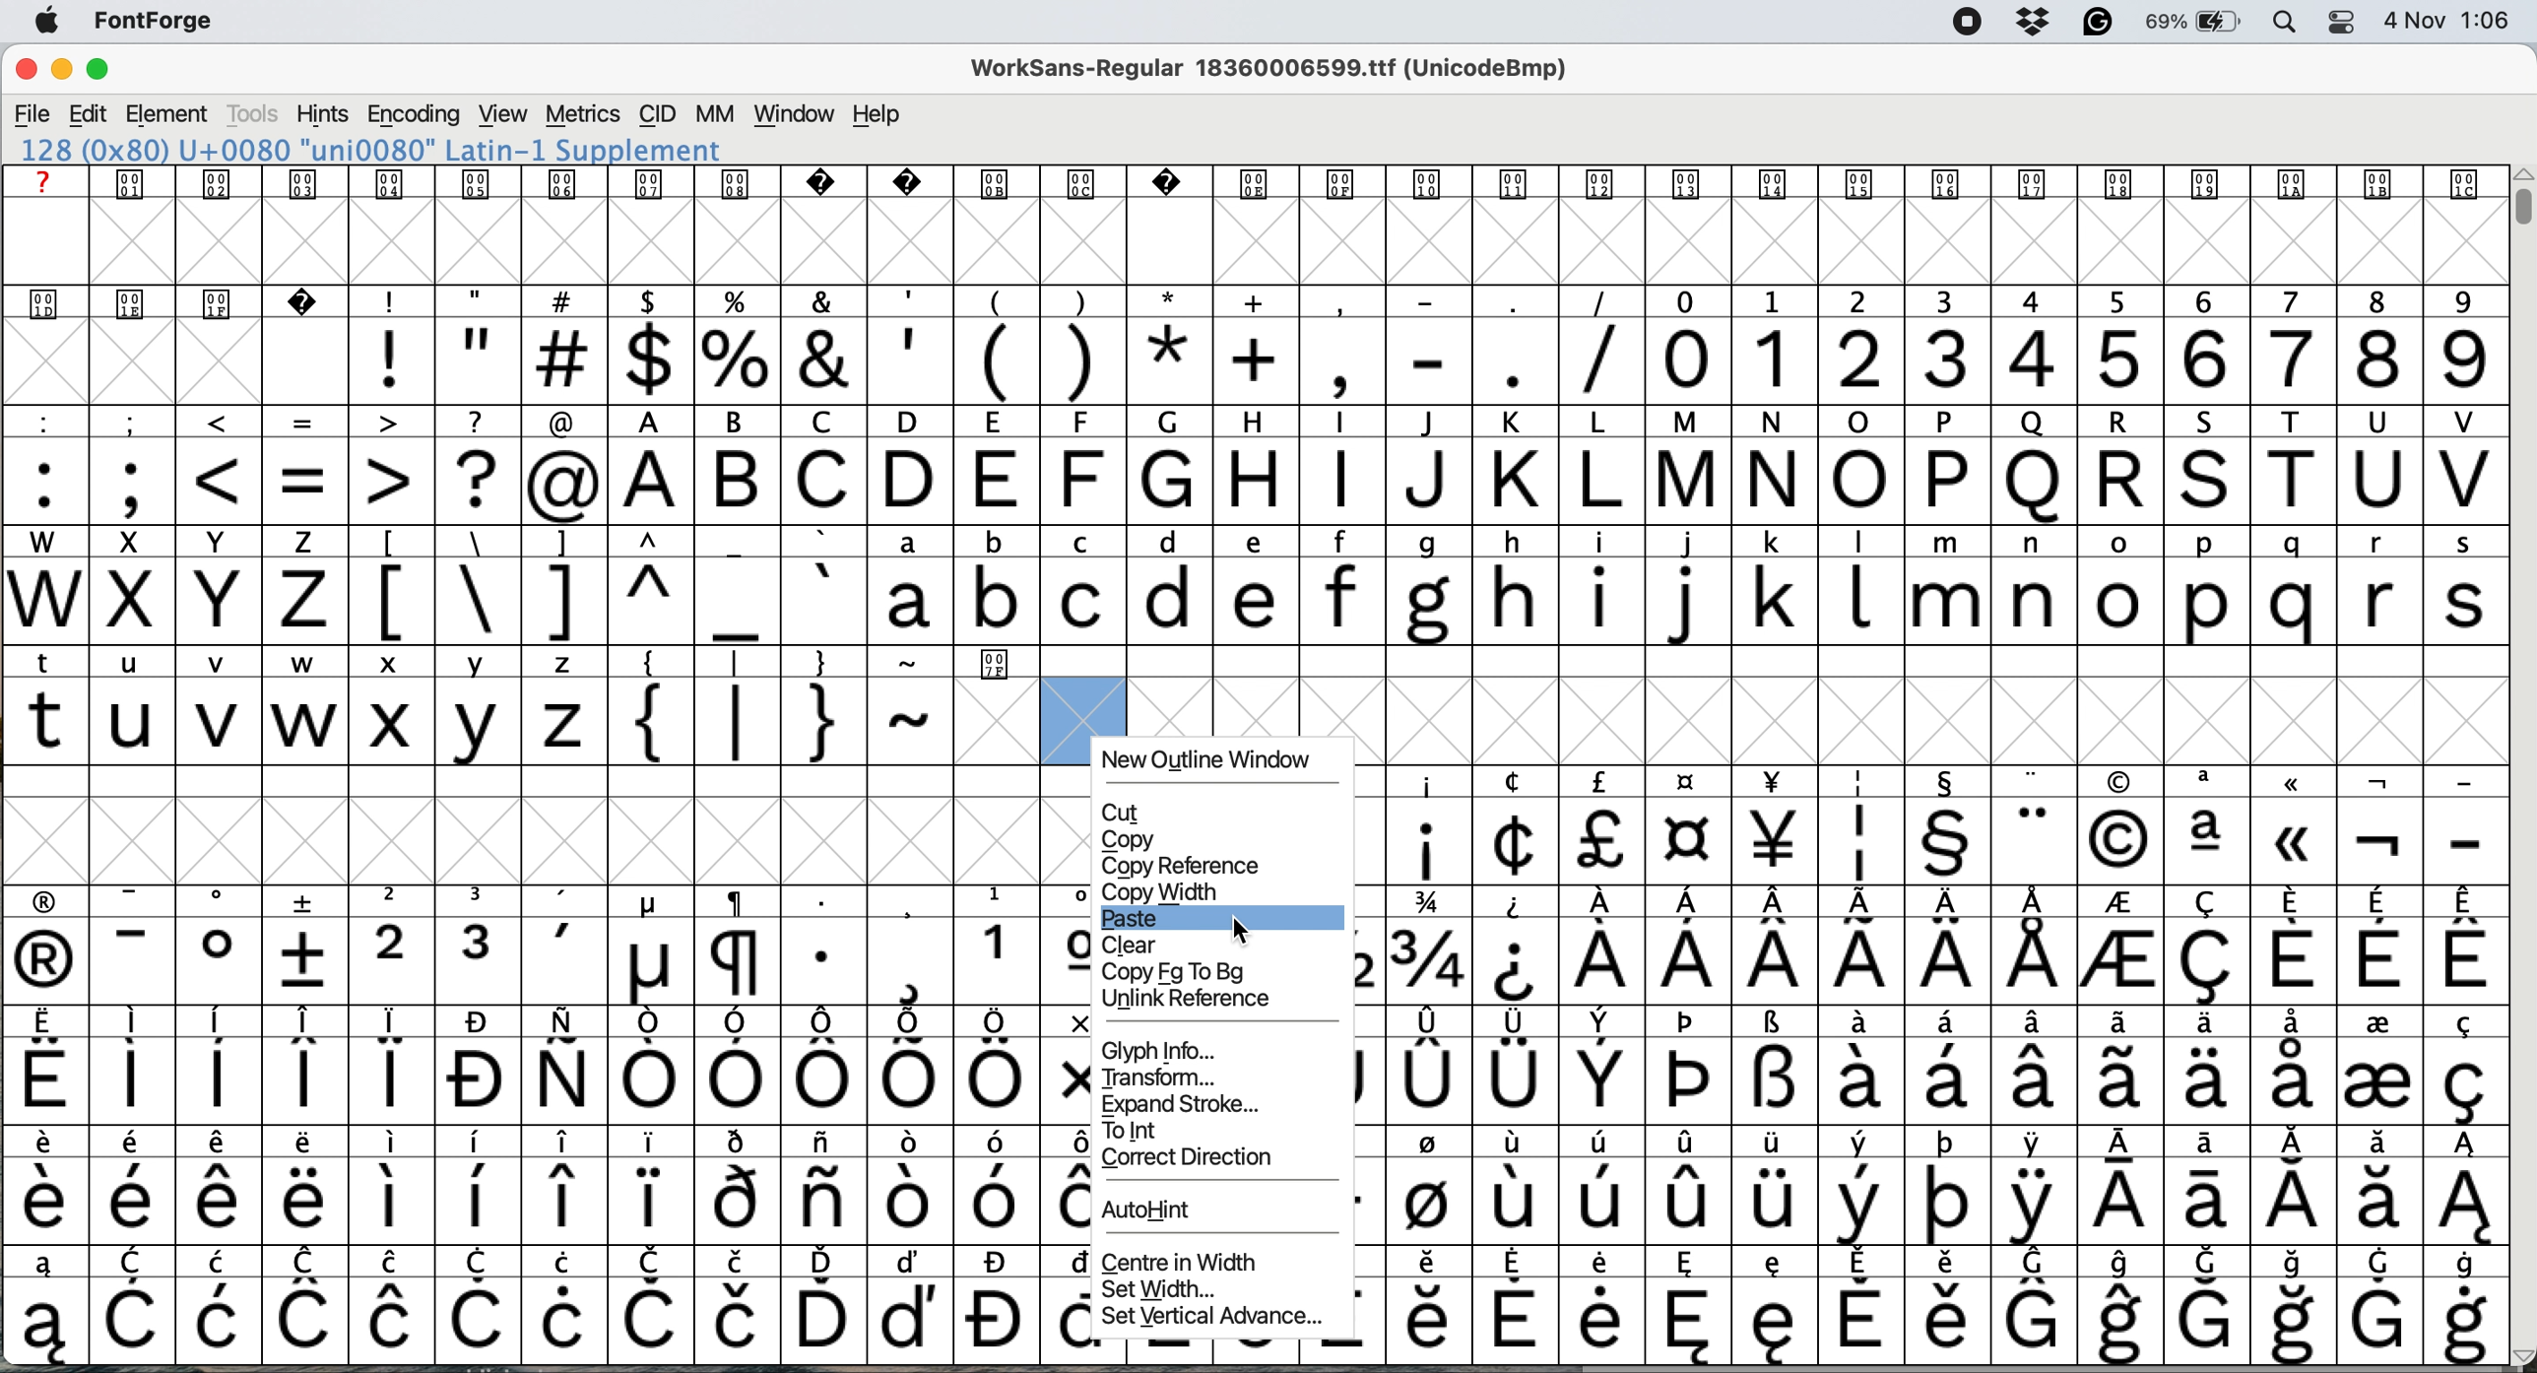 The image size is (2537, 1373). Describe the element at coordinates (878, 115) in the screenshot. I see `help` at that location.